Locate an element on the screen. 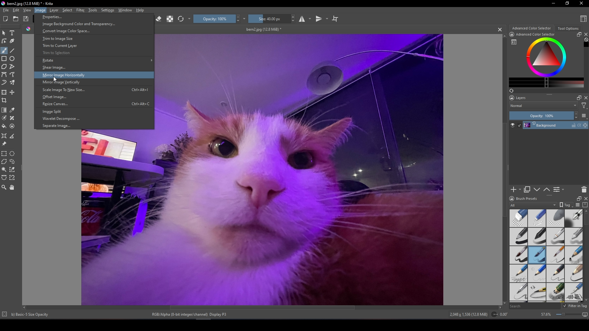 The image size is (589, 331). View or change layer properties is located at coordinates (559, 189).